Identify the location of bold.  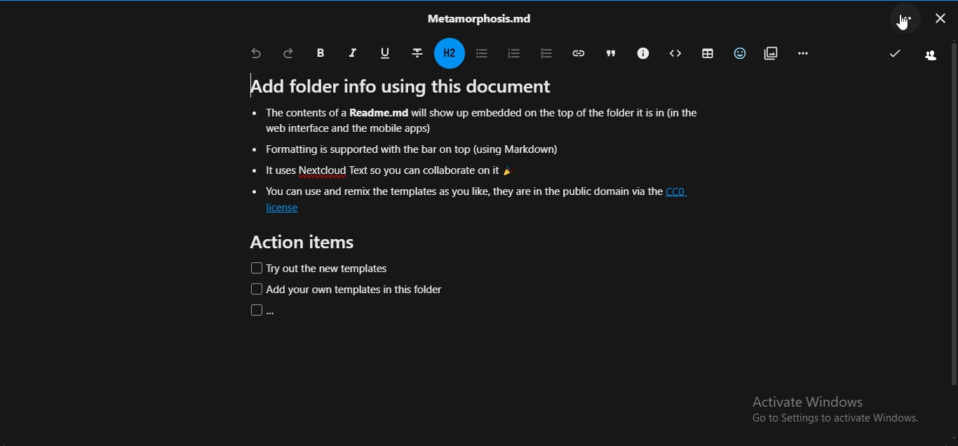
(320, 53).